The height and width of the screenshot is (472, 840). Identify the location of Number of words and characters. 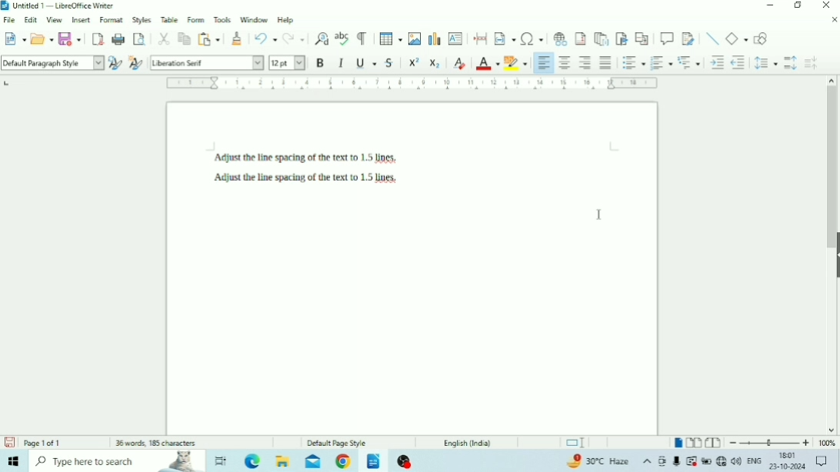
(171, 442).